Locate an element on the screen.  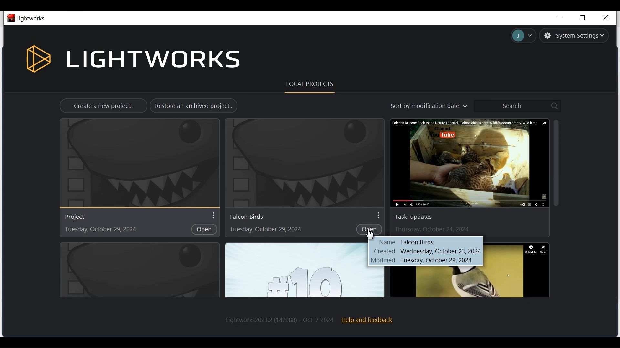
Task updates is located at coordinates (417, 217).